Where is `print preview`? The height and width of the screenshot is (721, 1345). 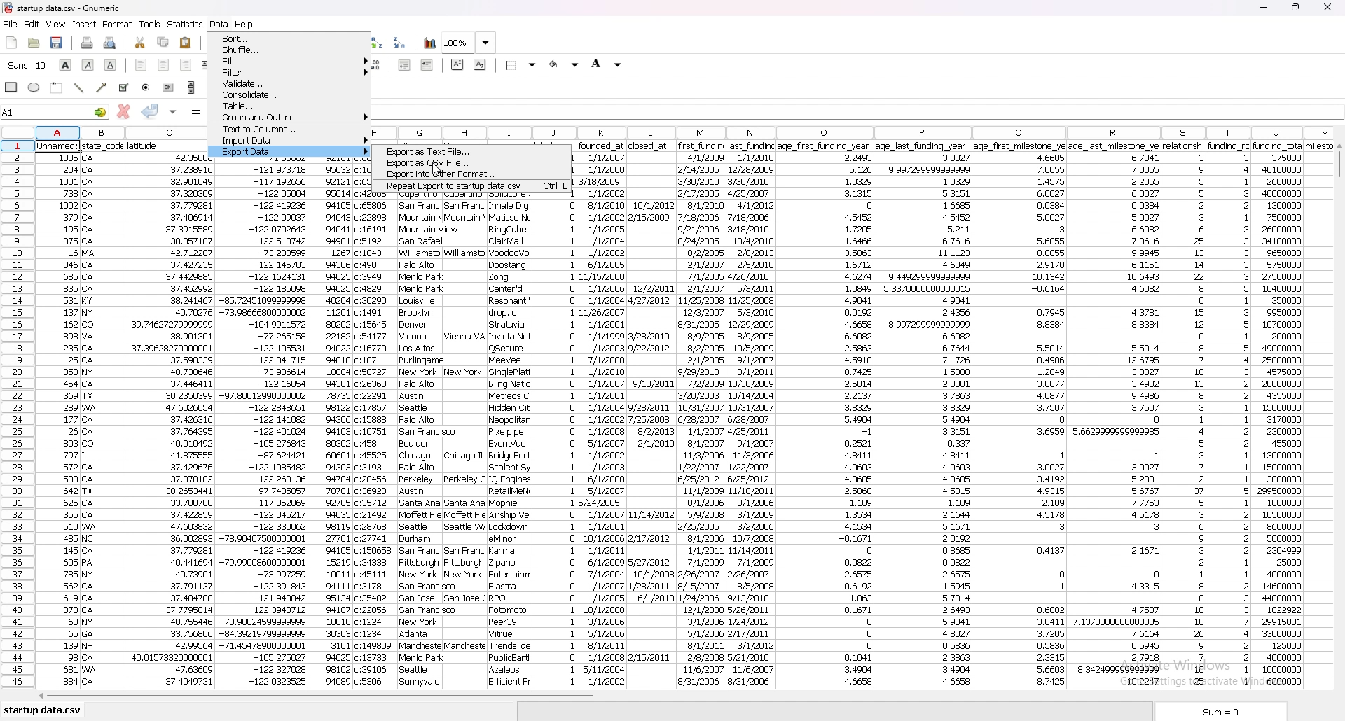 print preview is located at coordinates (110, 43).